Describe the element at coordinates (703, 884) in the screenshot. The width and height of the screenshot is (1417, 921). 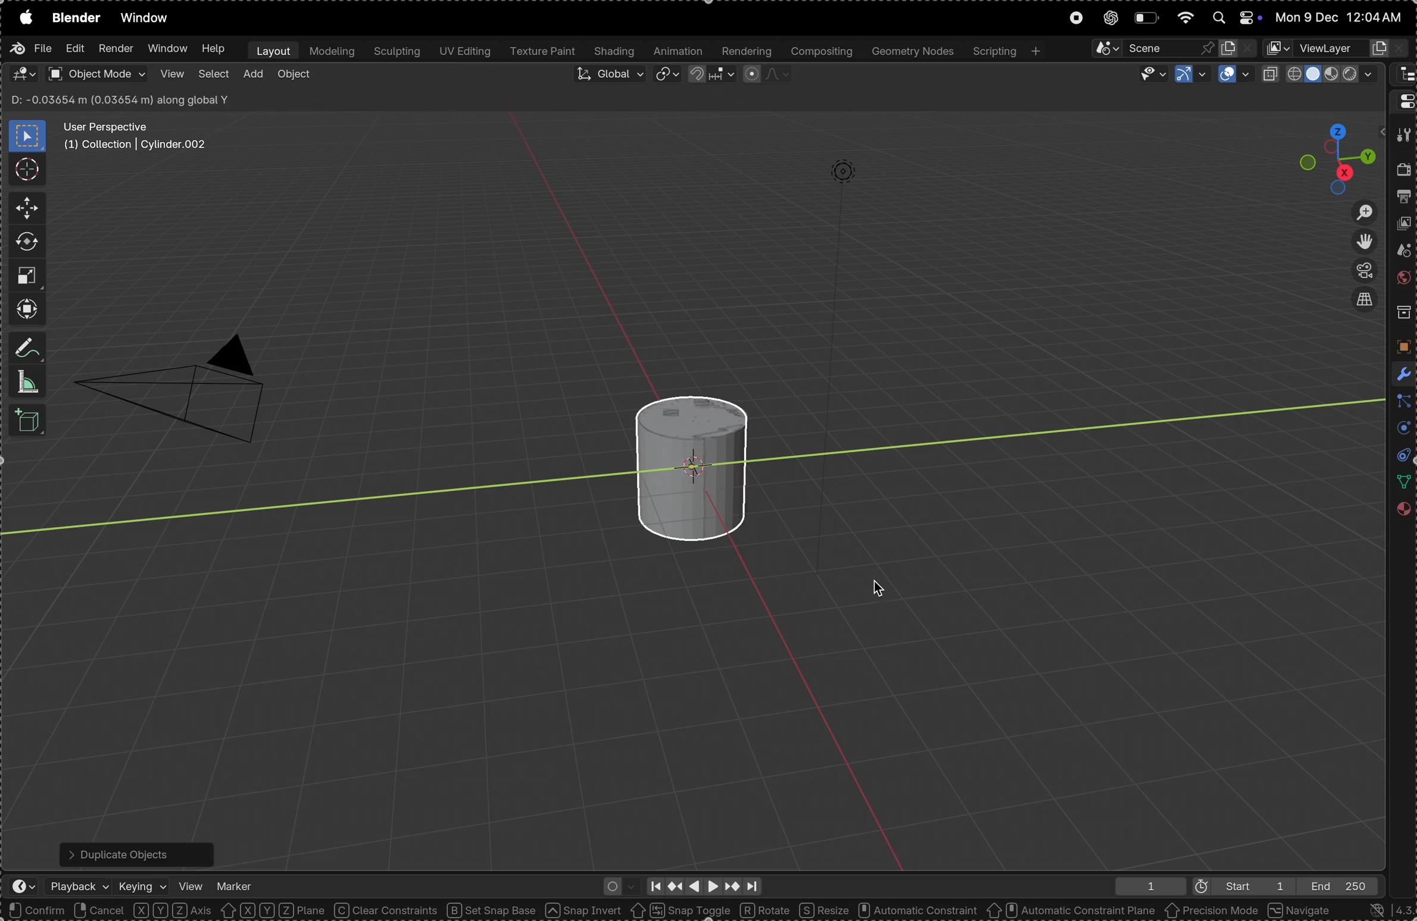
I see `playback controls` at that location.